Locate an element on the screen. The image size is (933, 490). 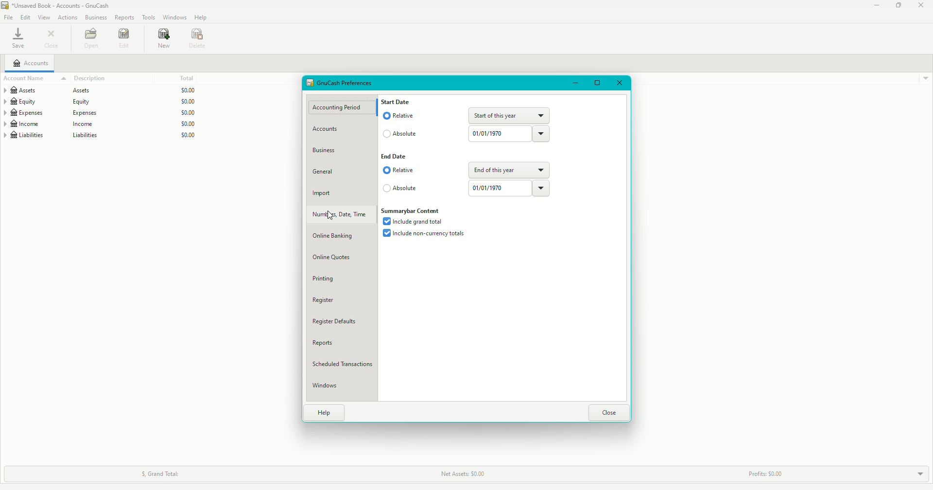
Open is located at coordinates (92, 38).